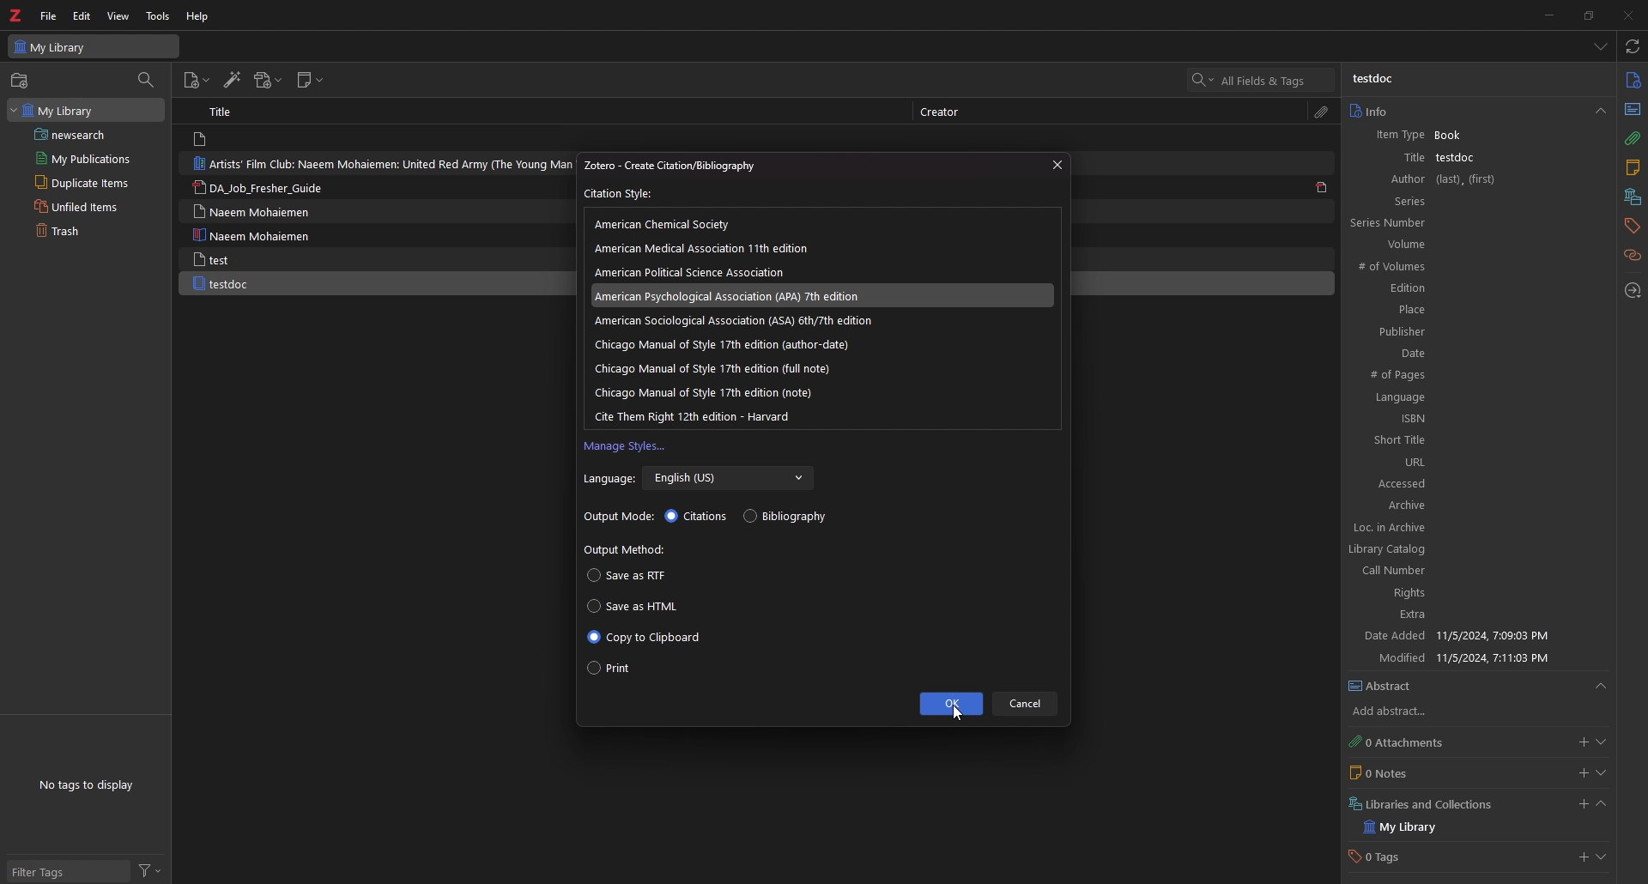 This screenshot has width=1648, height=884. Describe the element at coordinates (1464, 595) in the screenshot. I see `Rights` at that location.